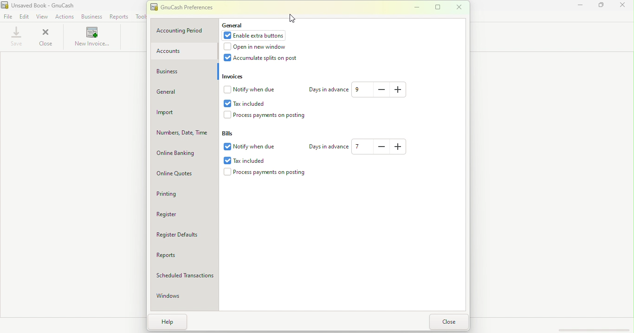 The height and width of the screenshot is (333, 634). I want to click on Invoices, so click(235, 77).